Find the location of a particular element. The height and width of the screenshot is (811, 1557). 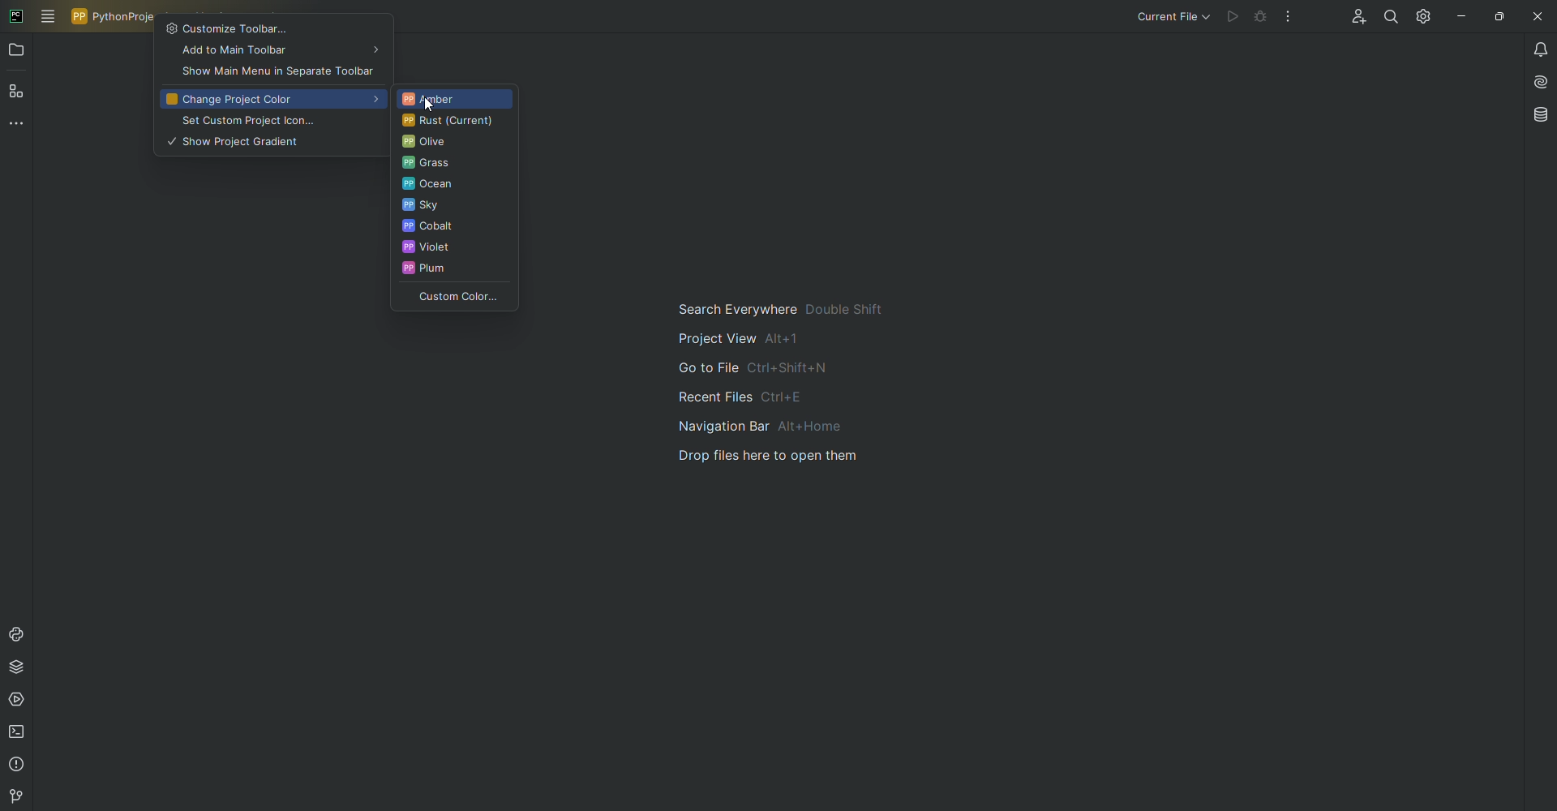

Restore is located at coordinates (1497, 15).